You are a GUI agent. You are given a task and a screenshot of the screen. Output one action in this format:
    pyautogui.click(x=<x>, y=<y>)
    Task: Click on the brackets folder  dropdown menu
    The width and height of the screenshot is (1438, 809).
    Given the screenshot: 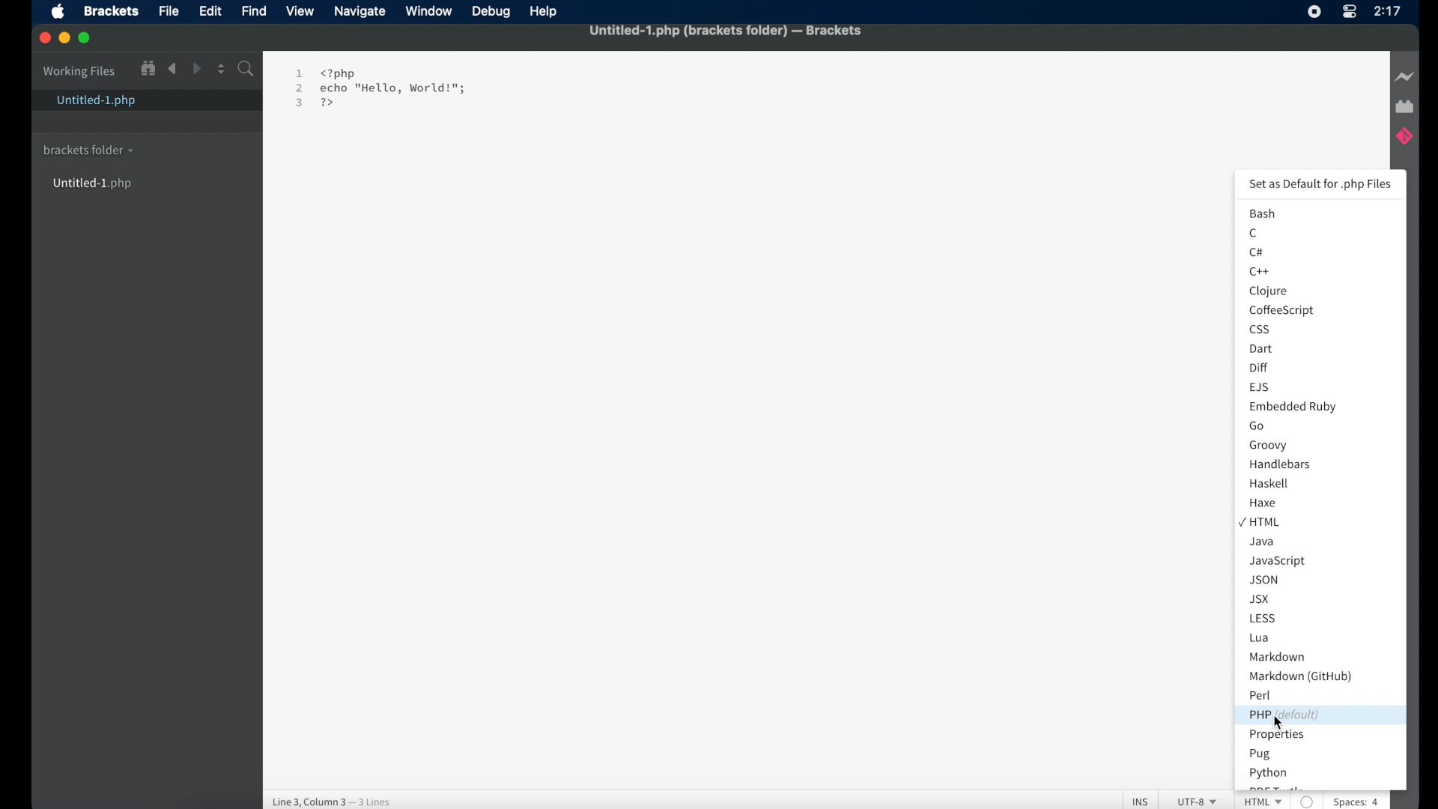 What is the action you would take?
    pyautogui.click(x=88, y=151)
    